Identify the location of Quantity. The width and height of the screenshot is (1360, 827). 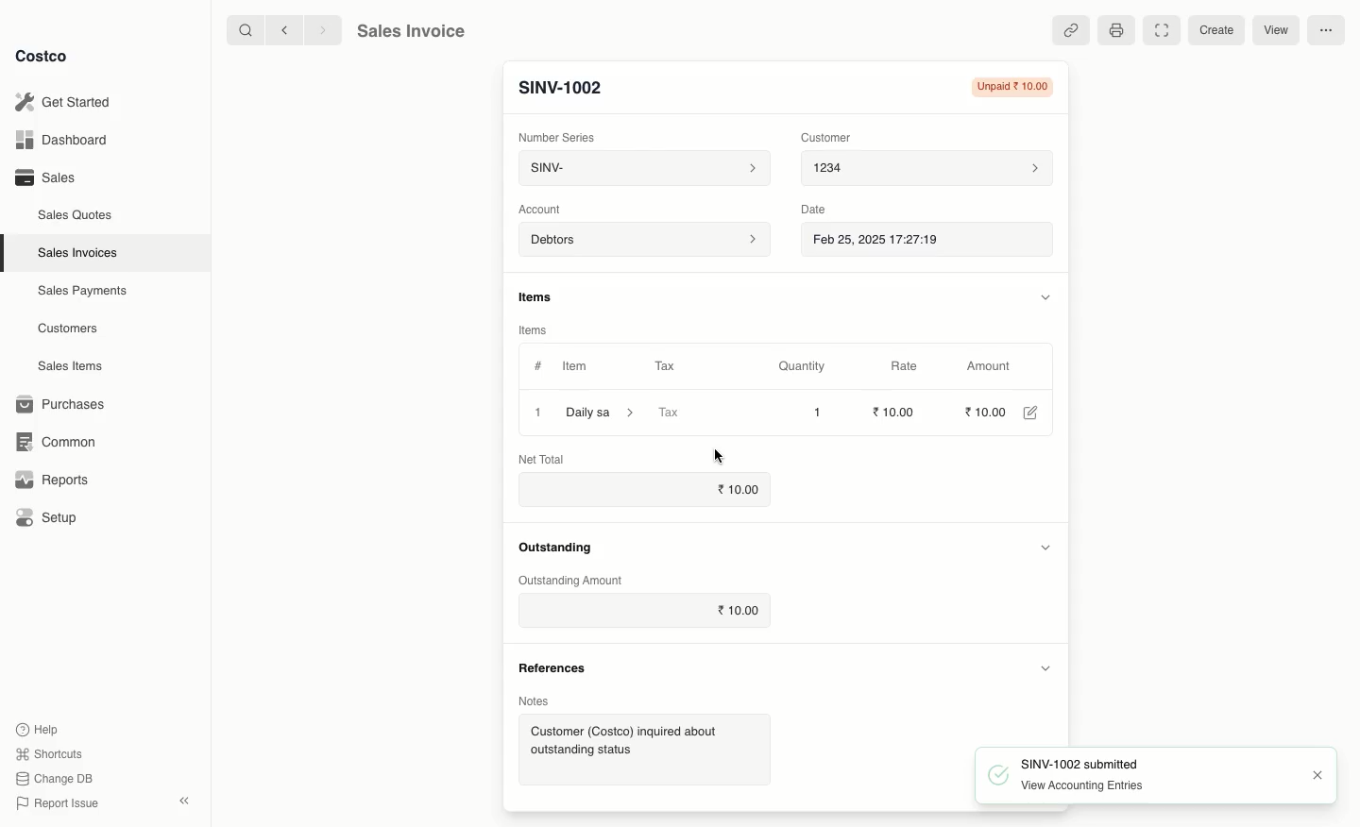
(802, 367).